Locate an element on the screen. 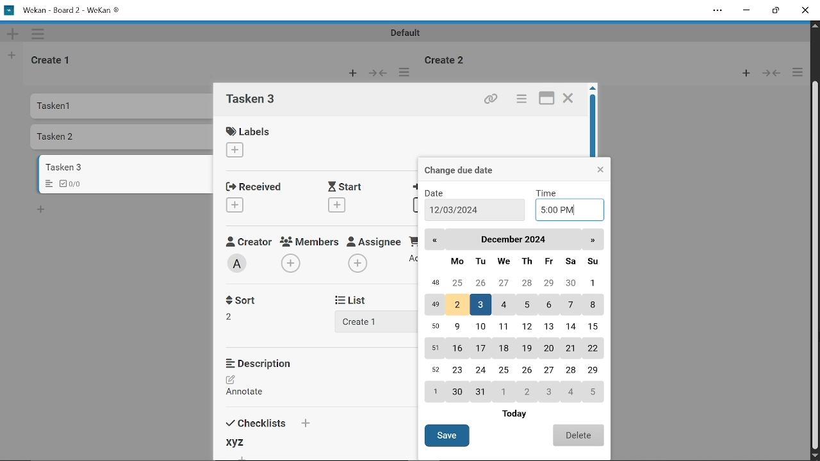 The width and height of the screenshot is (820, 461). Card titled "Tasken 3" is located at coordinates (127, 166).